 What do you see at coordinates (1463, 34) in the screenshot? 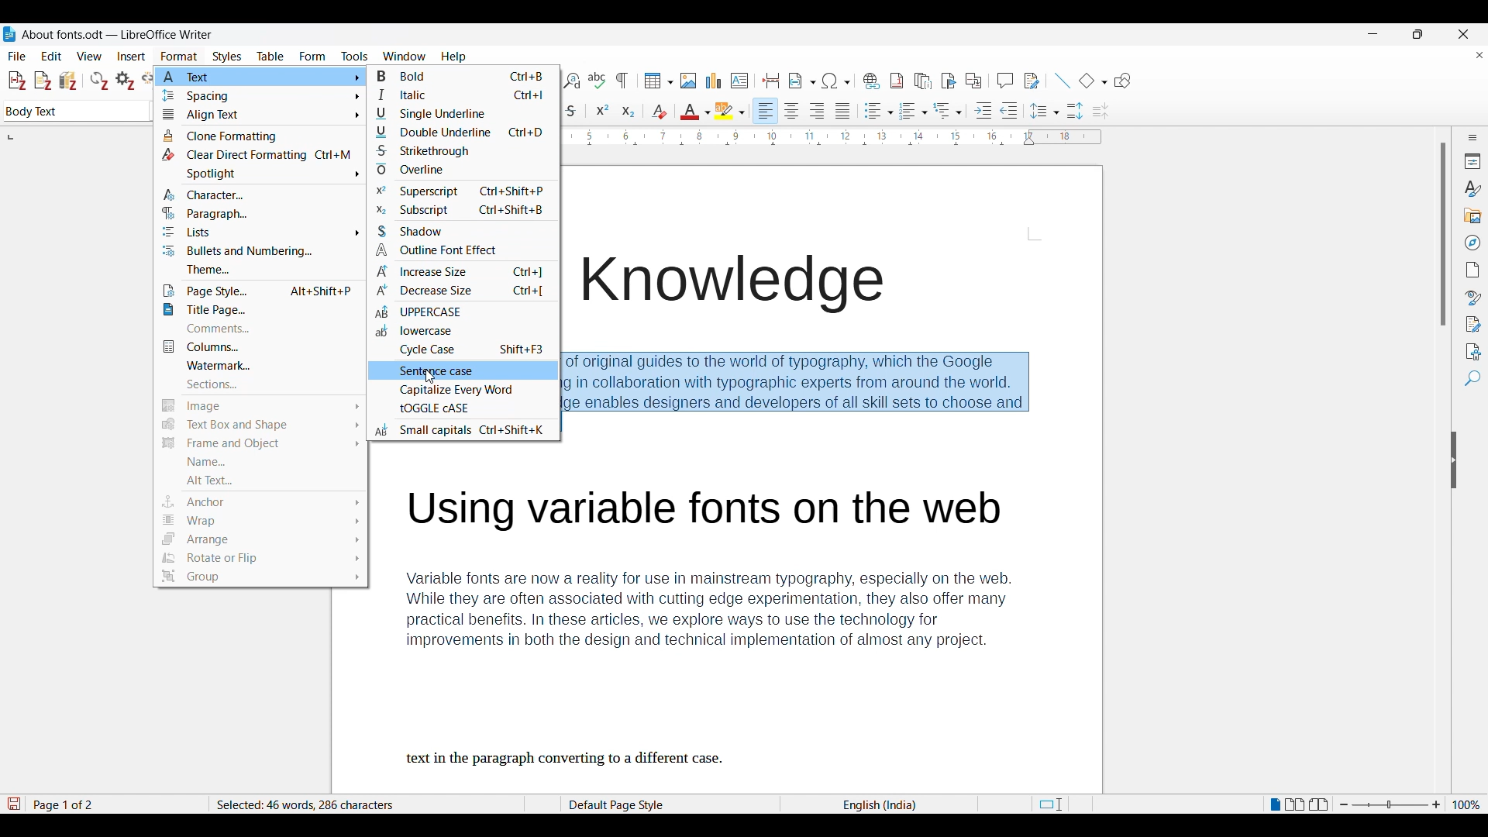
I see `Close interface` at bounding box center [1463, 34].